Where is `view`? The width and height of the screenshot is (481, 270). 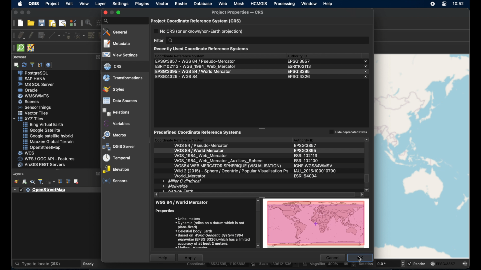 view is located at coordinates (85, 3).